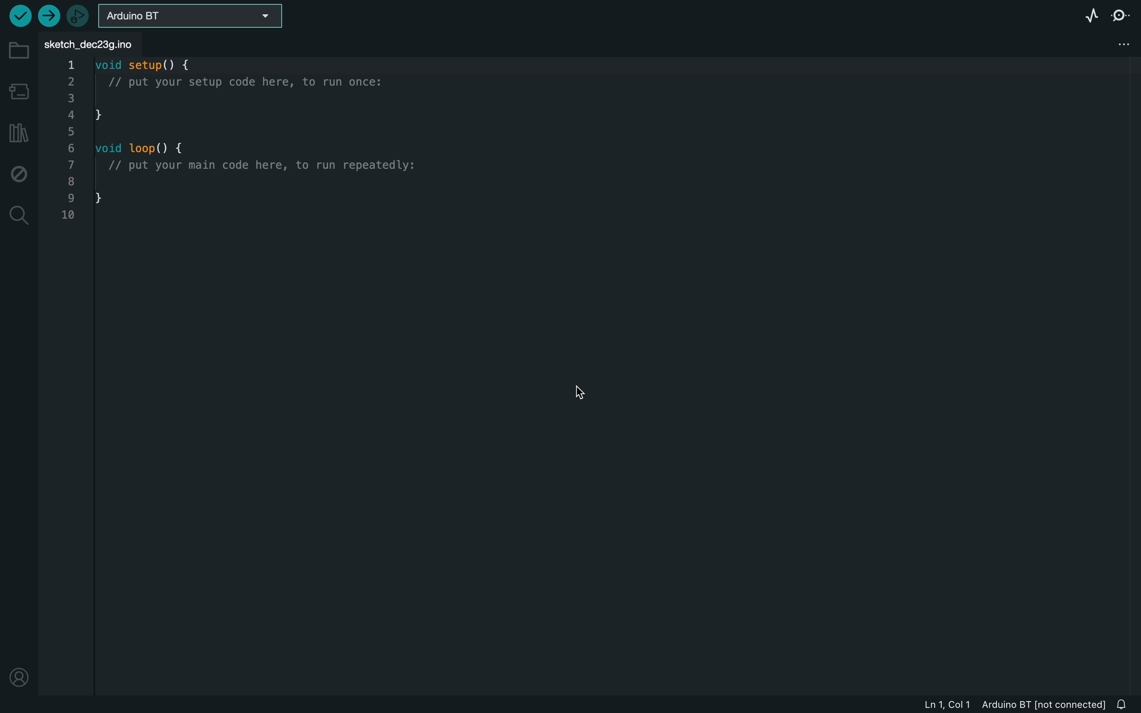 Image resolution: width=1141 pixels, height=713 pixels. What do you see at coordinates (17, 133) in the screenshot?
I see `library manager` at bounding box center [17, 133].